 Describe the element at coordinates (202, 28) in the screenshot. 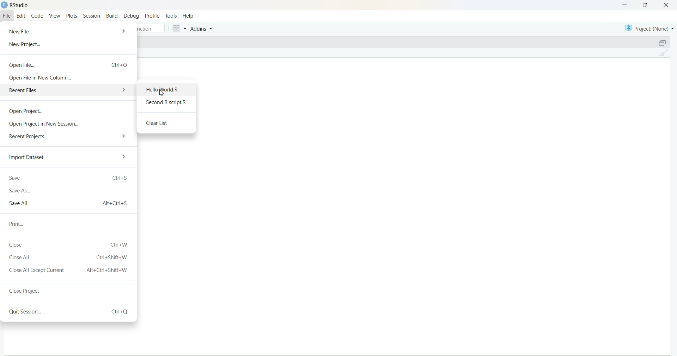

I see `Addins` at that location.